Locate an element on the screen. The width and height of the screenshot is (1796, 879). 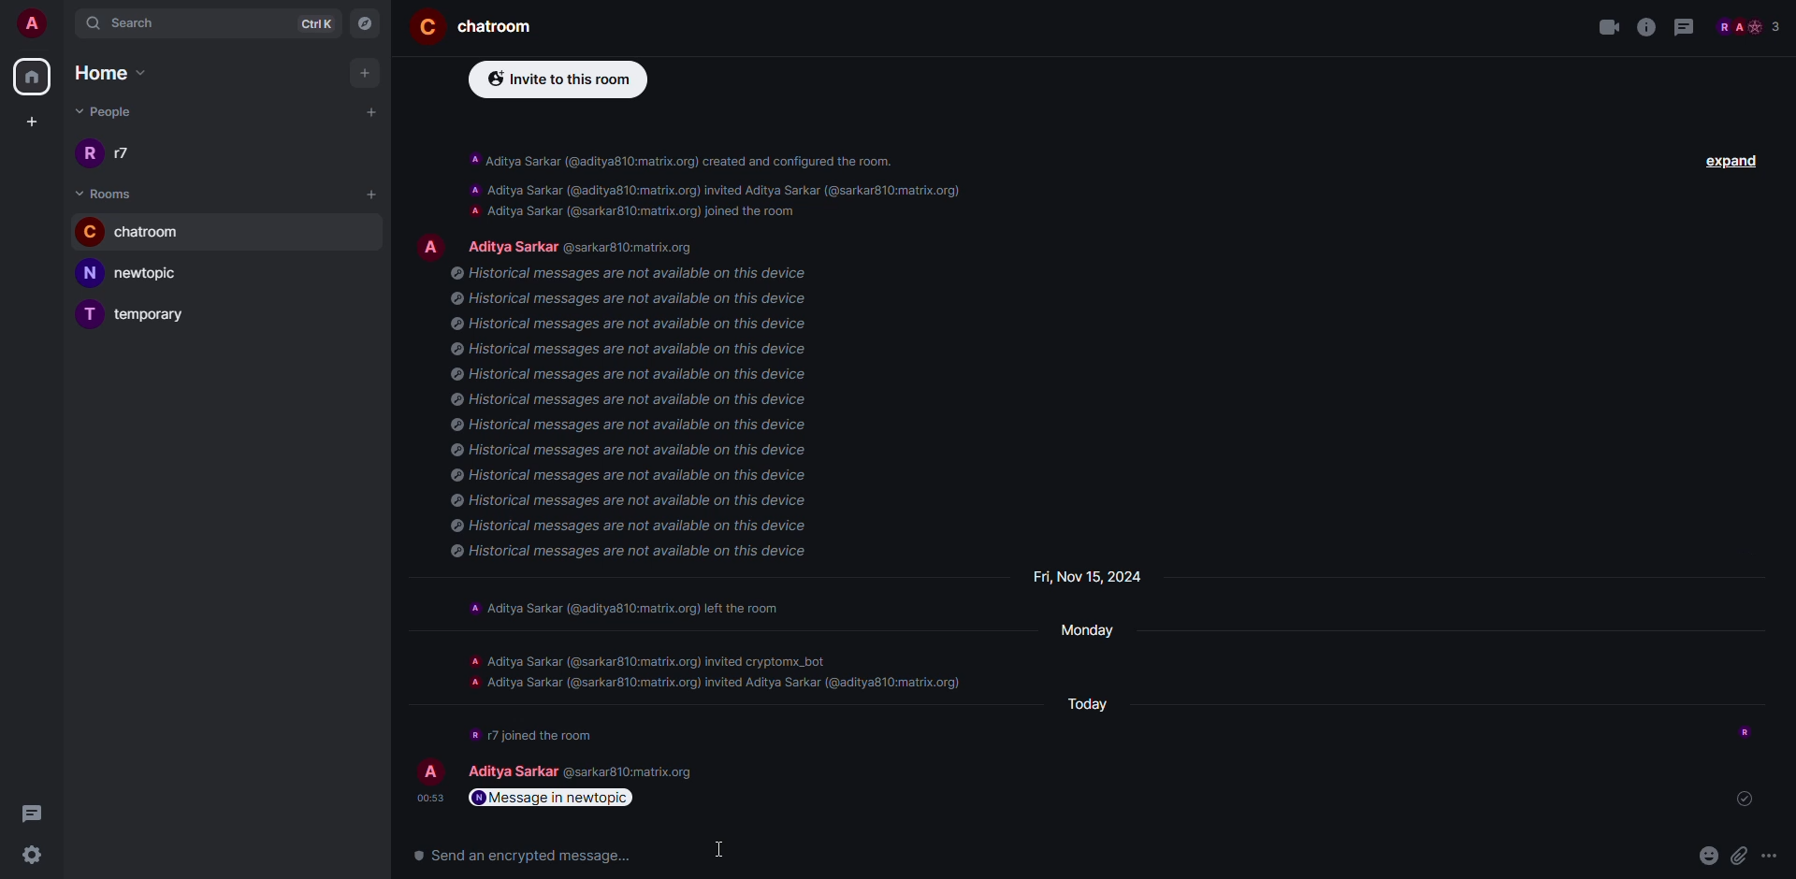
people is located at coordinates (115, 114).